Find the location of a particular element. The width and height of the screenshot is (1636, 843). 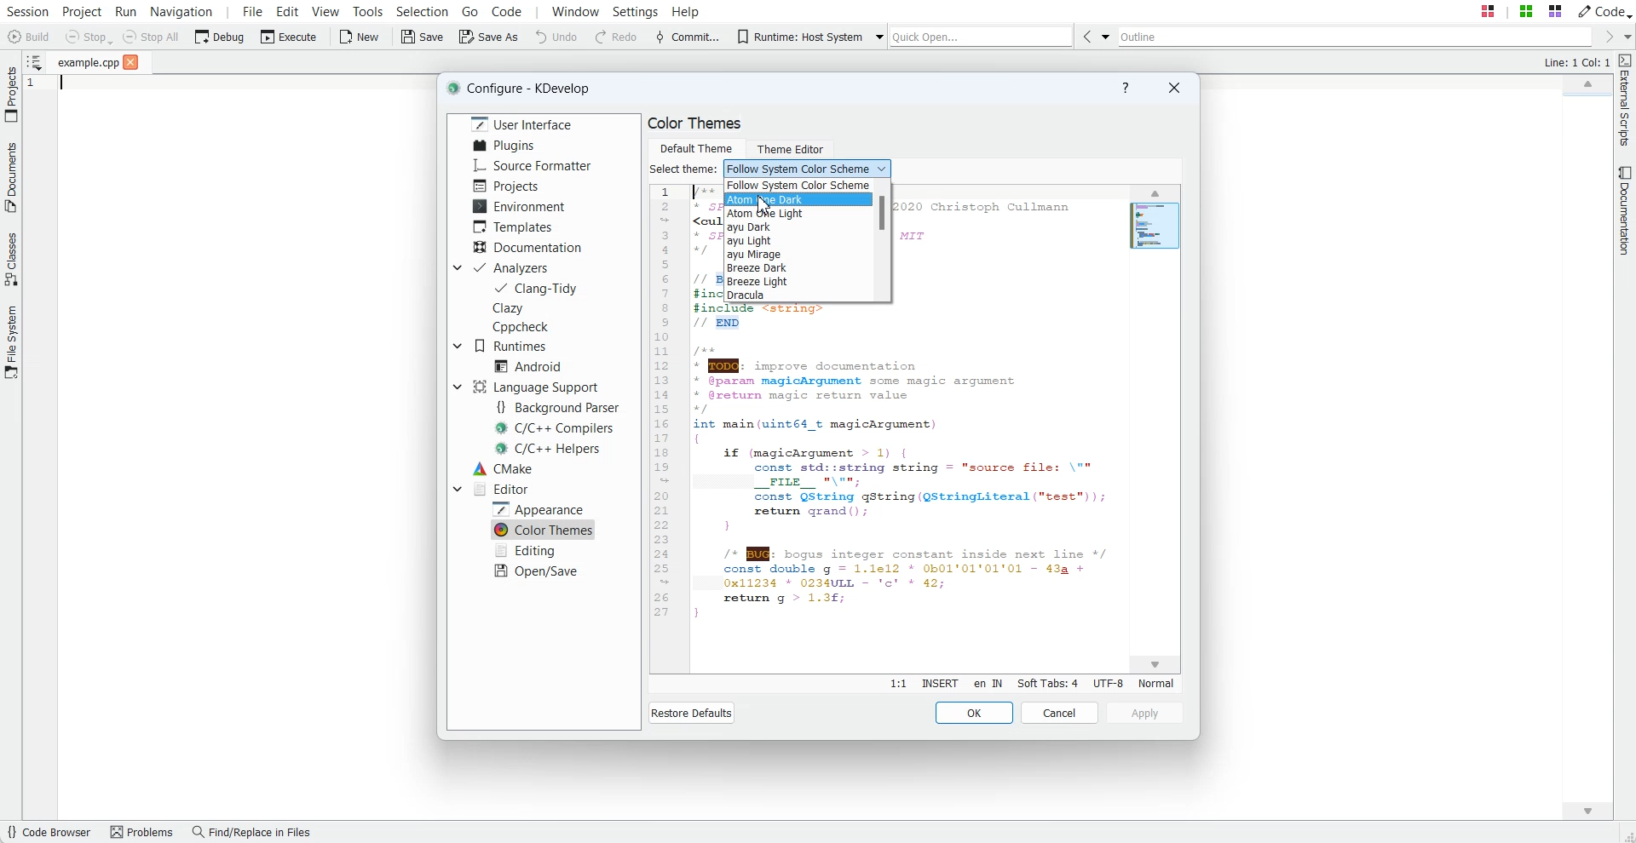

Cursor is located at coordinates (765, 204).